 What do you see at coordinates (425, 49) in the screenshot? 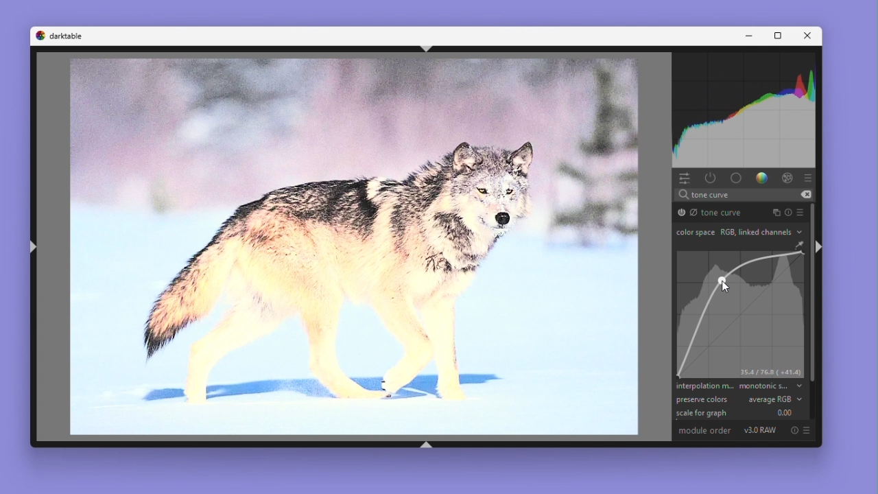
I see `shift+ctrl+t` at bounding box center [425, 49].